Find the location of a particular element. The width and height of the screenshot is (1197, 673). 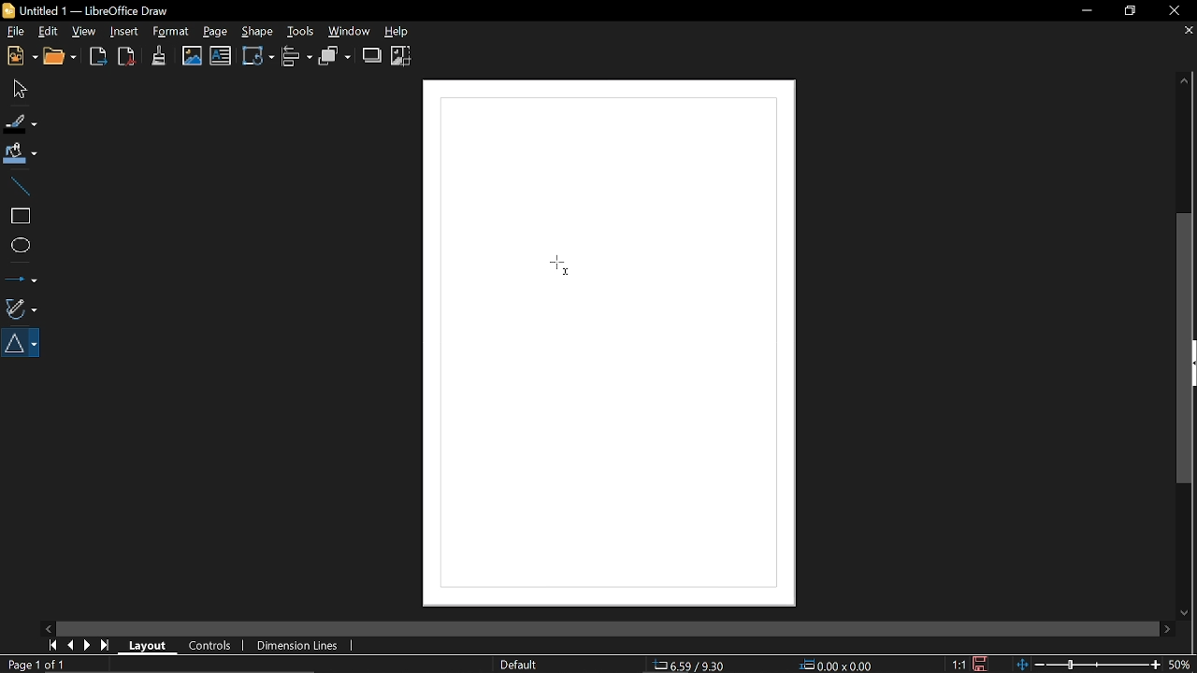

dimension lines is located at coordinates (296, 647).